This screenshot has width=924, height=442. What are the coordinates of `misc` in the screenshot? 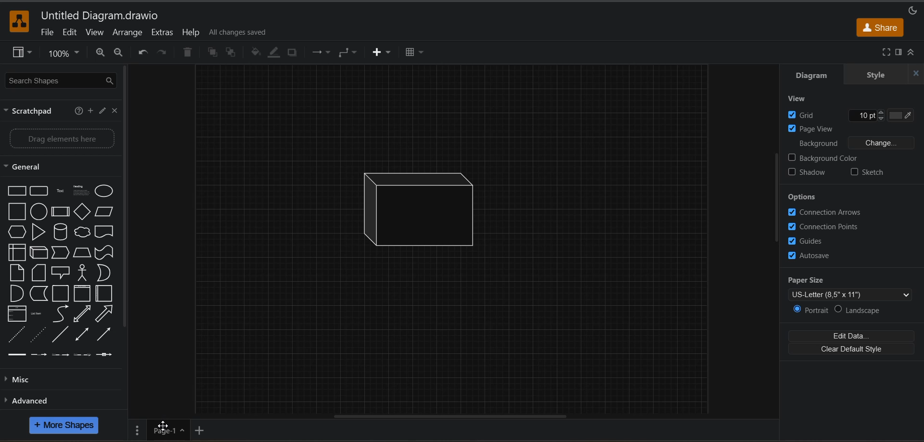 It's located at (27, 379).